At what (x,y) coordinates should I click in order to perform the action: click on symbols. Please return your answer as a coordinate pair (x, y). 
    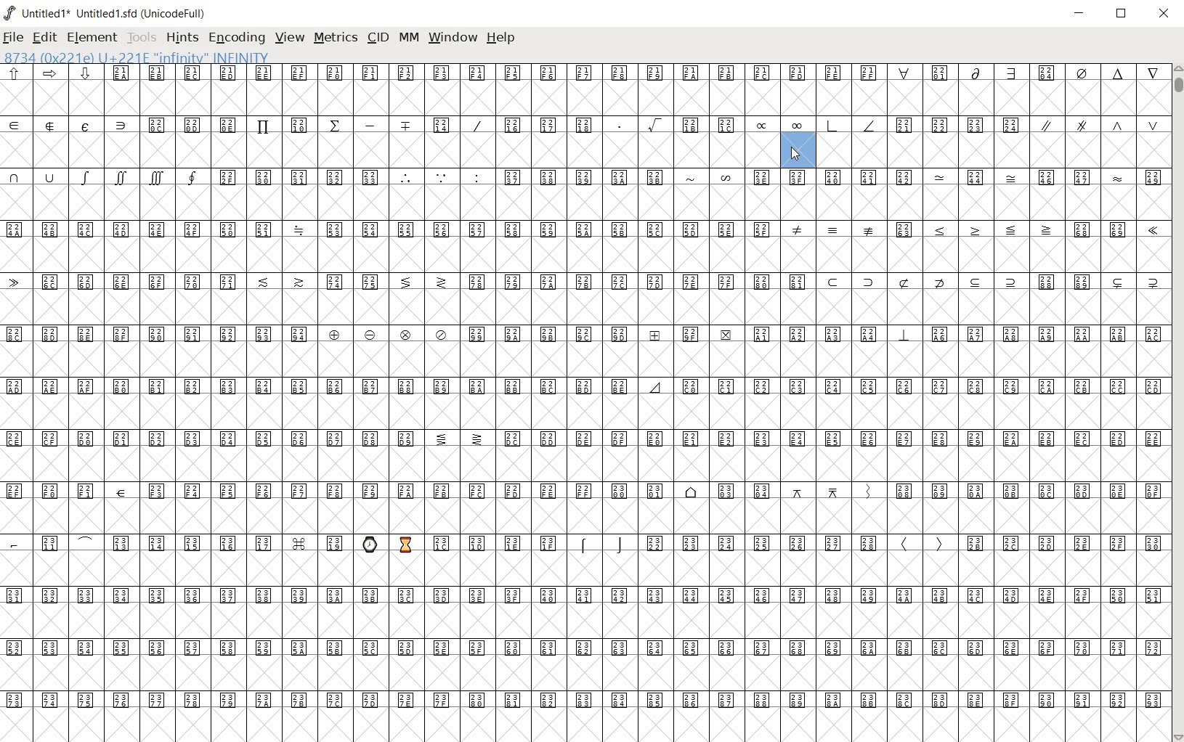
    Looking at the image, I should click on (922, 544).